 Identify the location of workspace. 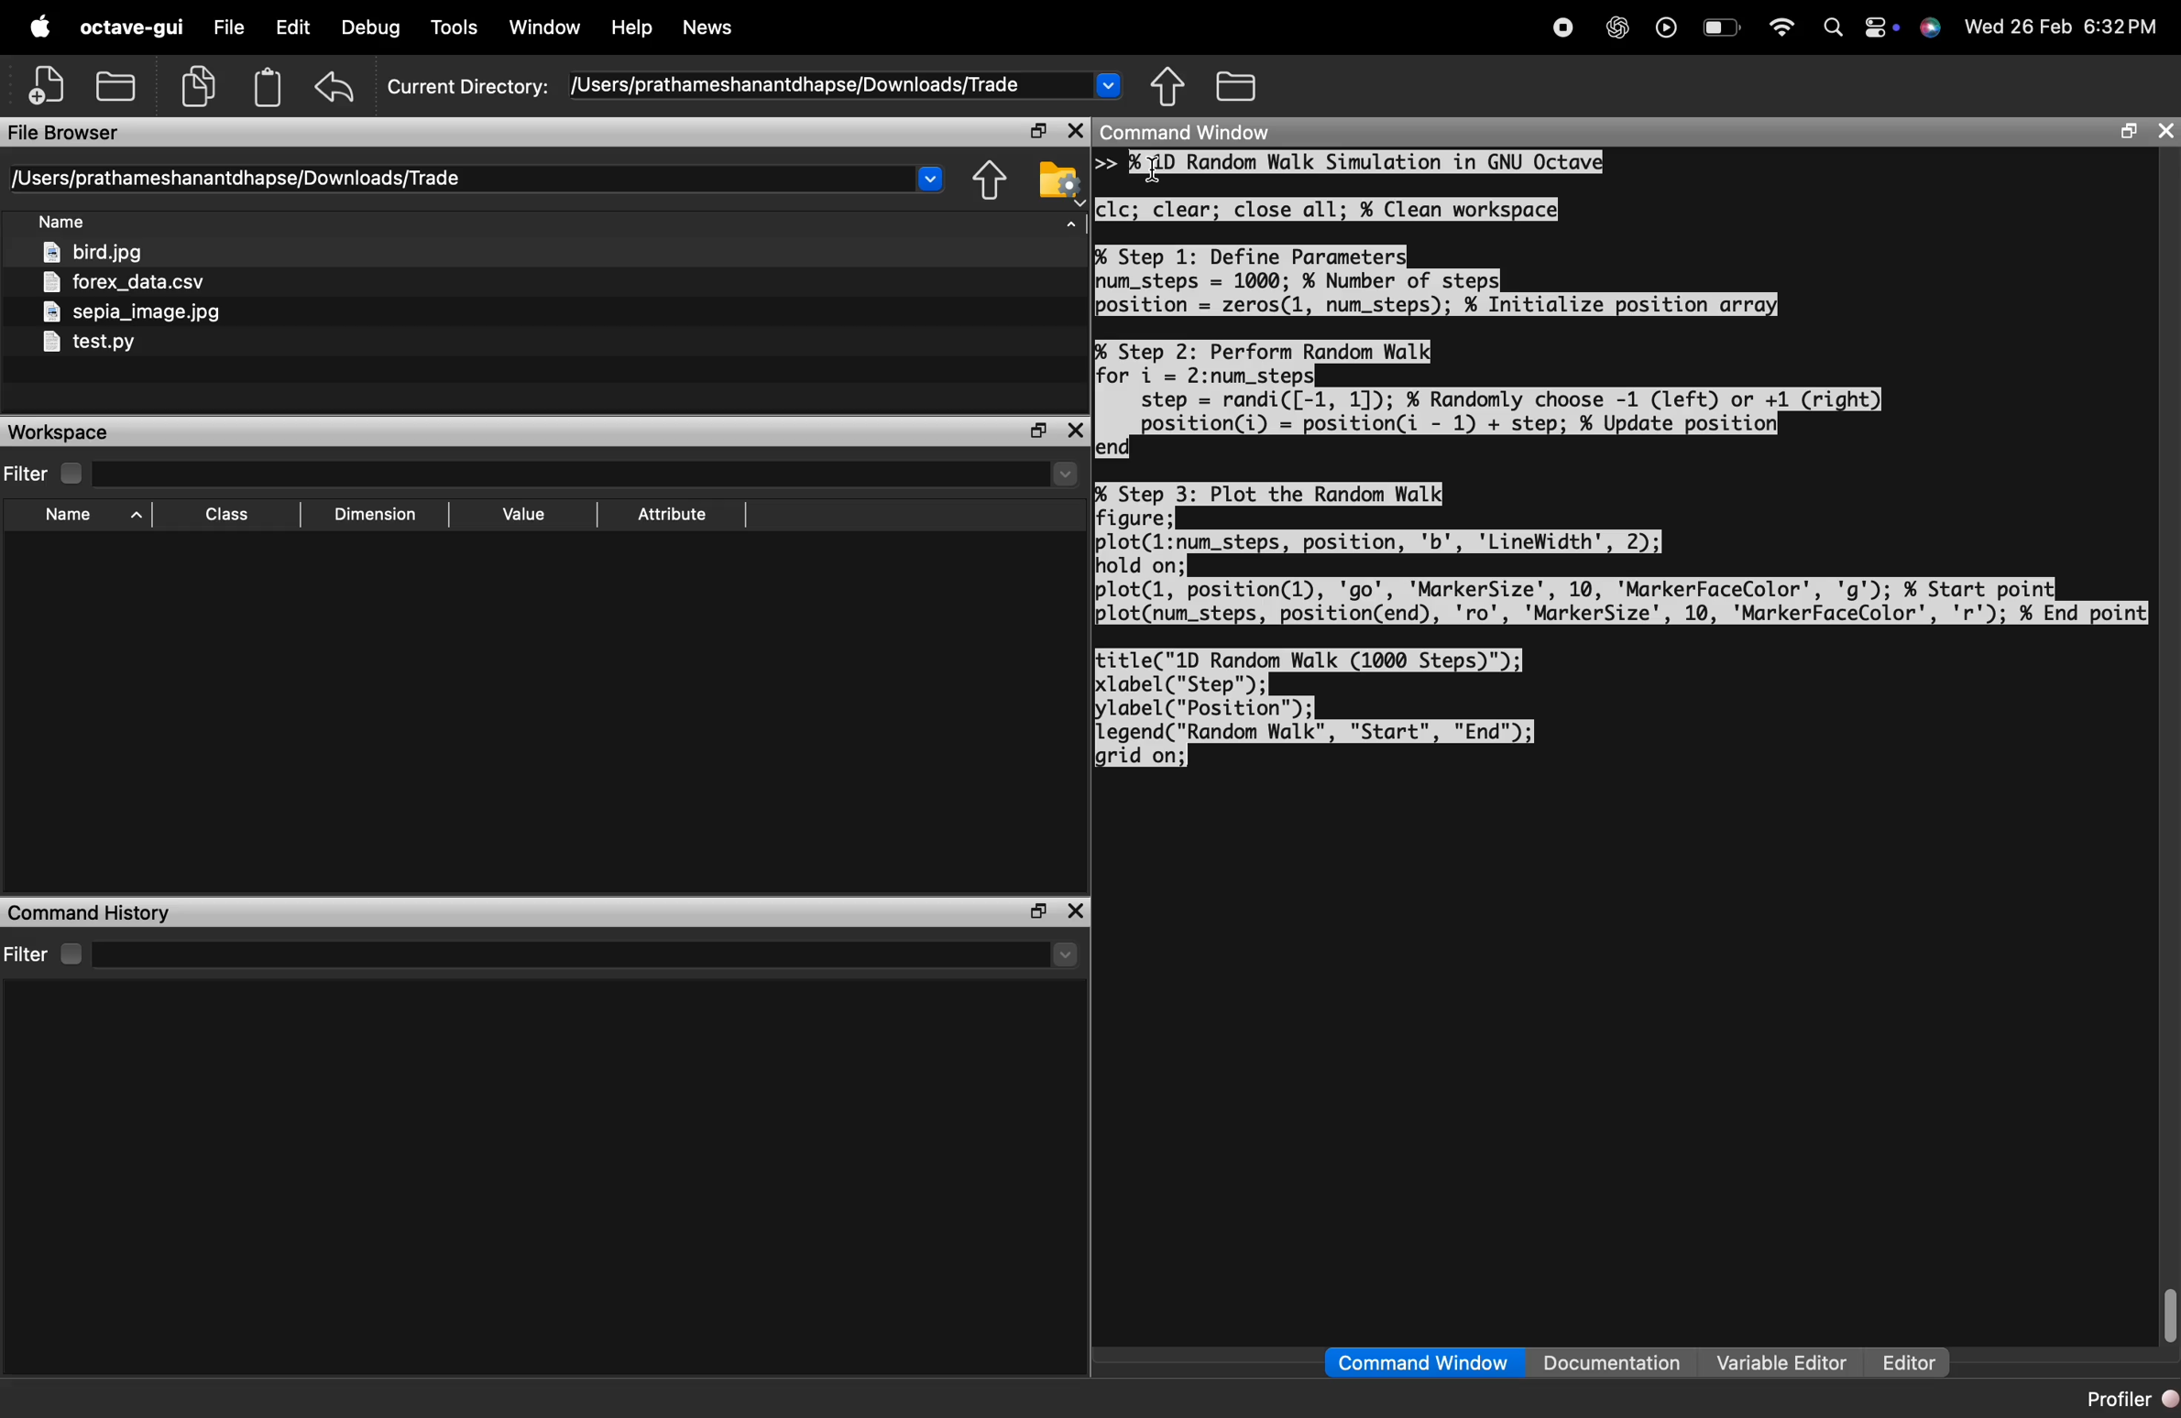
(69, 432).